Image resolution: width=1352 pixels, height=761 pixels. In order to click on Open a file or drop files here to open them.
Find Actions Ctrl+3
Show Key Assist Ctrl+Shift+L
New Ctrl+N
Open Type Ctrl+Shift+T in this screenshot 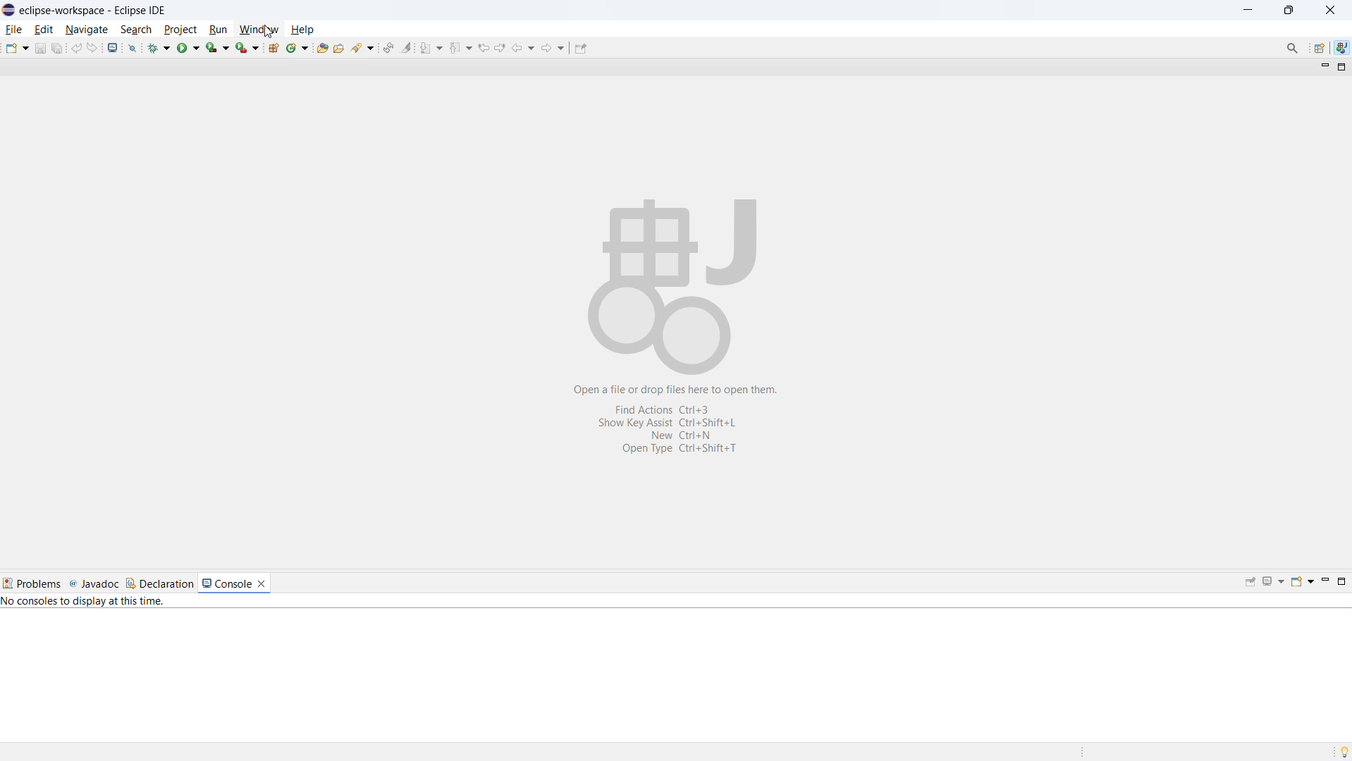, I will do `click(679, 420)`.